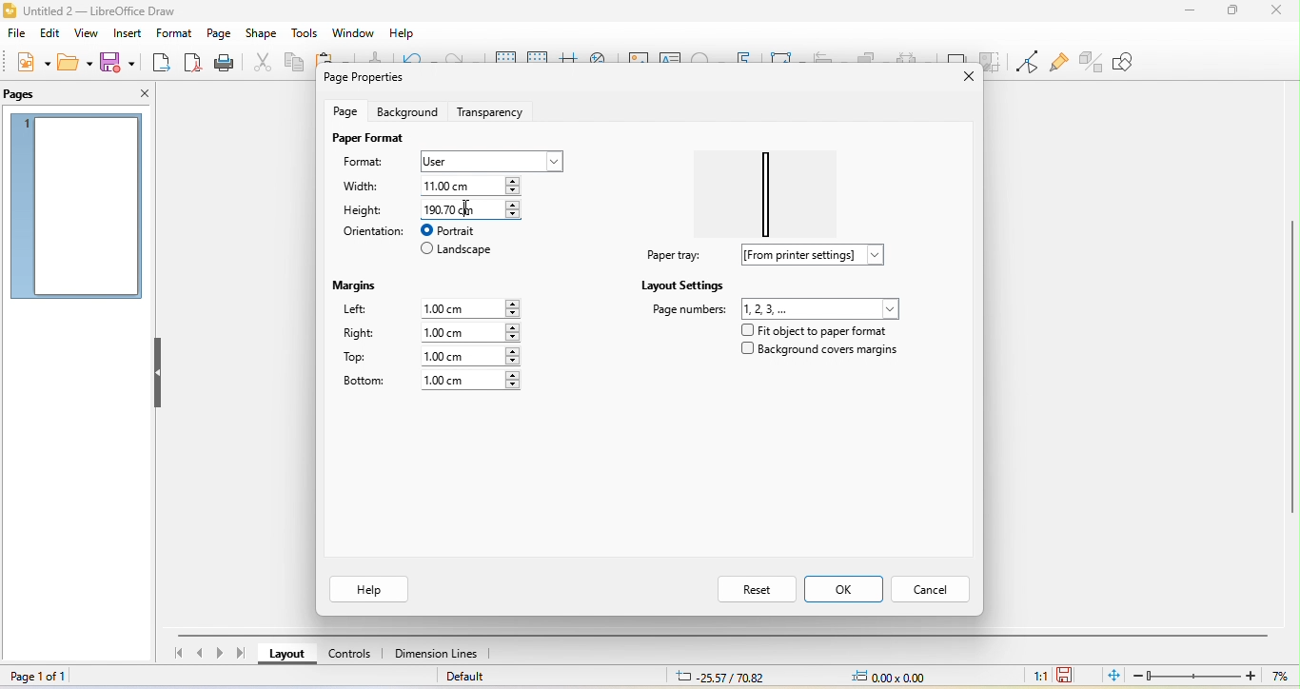 This screenshot has height=689, width=1300. What do you see at coordinates (1231, 11) in the screenshot?
I see `maximize` at bounding box center [1231, 11].